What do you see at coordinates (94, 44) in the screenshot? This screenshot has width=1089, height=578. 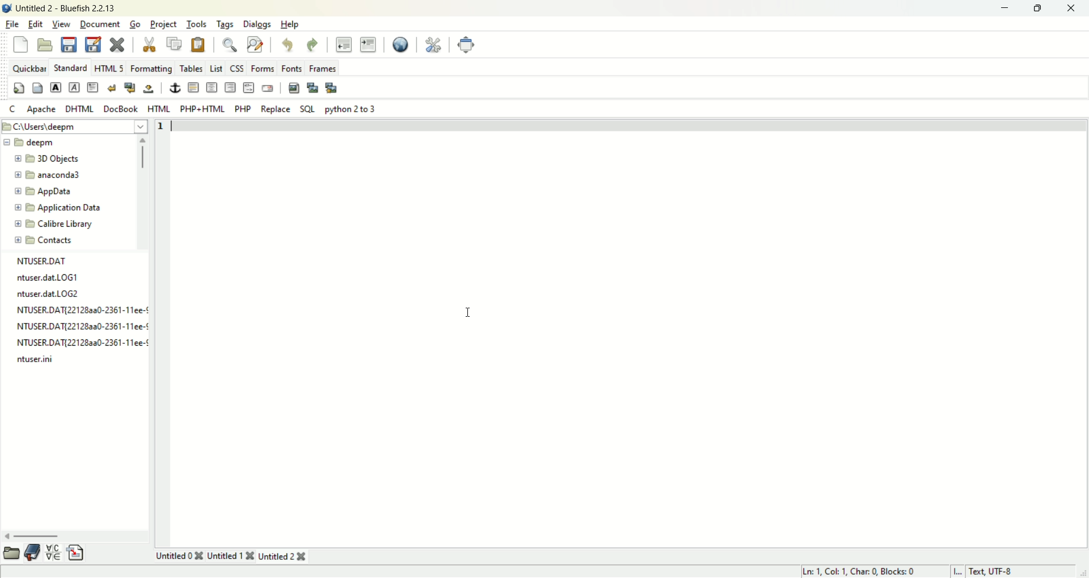 I see `save as` at bounding box center [94, 44].